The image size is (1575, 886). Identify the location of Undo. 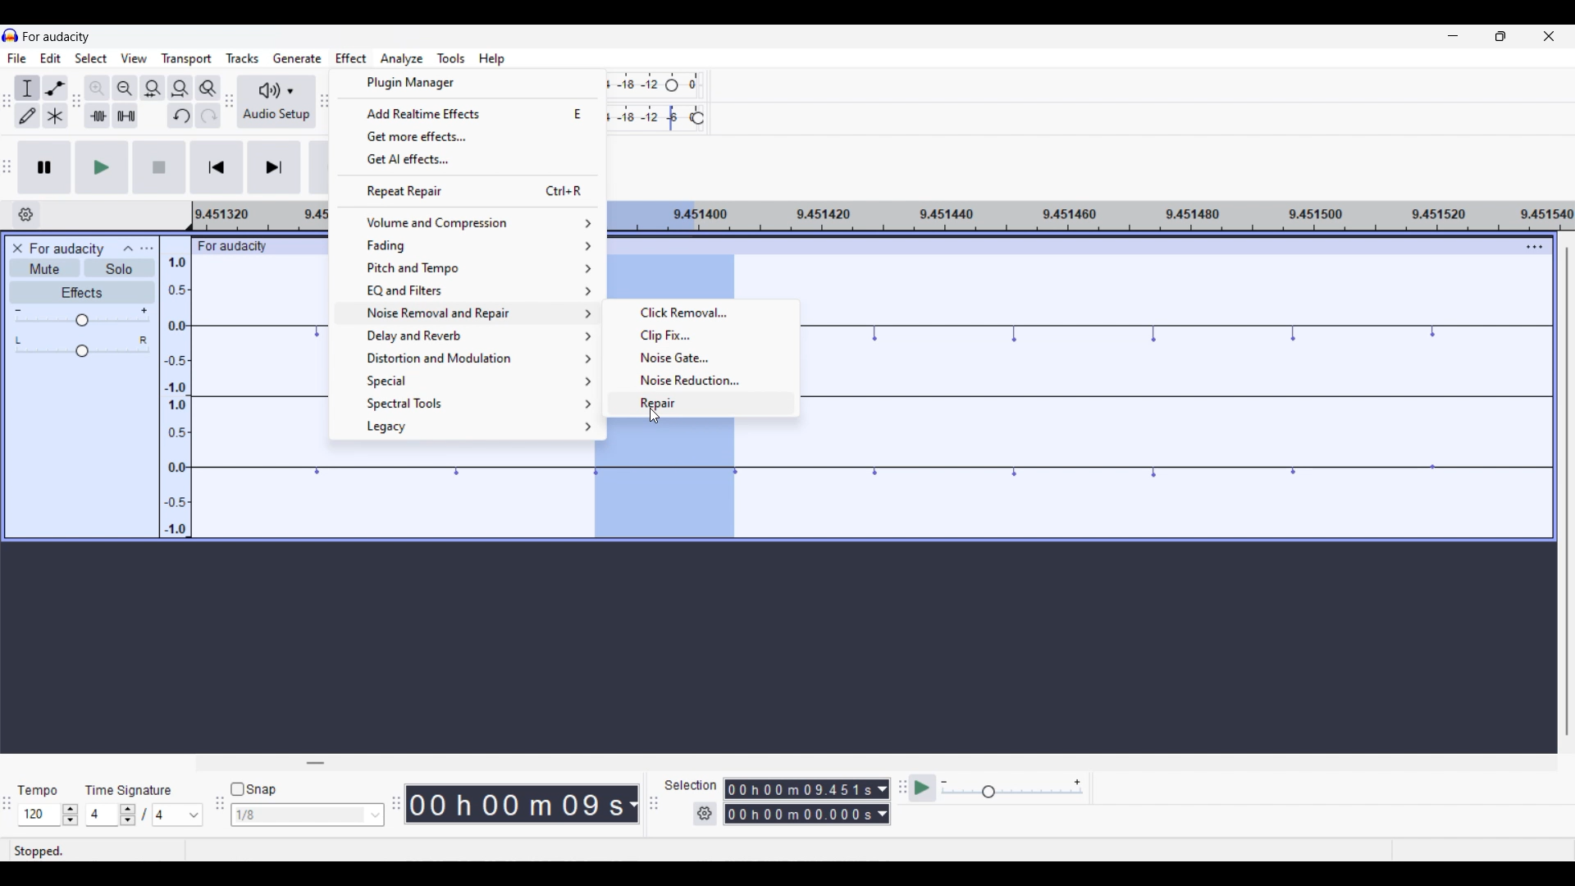
(180, 115).